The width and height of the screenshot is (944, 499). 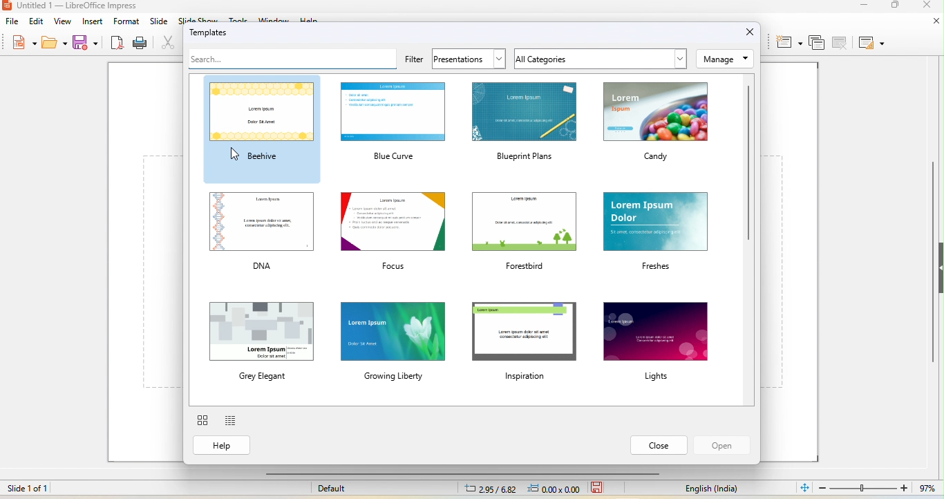 What do you see at coordinates (751, 31) in the screenshot?
I see `close` at bounding box center [751, 31].